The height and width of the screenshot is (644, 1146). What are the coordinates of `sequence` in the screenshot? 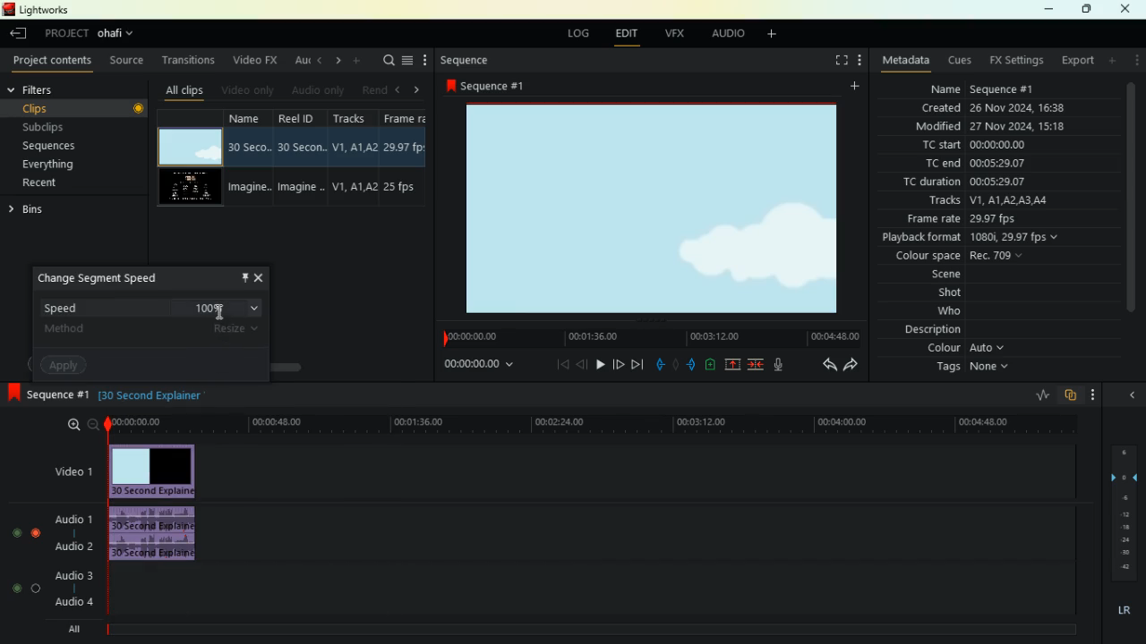 It's located at (477, 61).